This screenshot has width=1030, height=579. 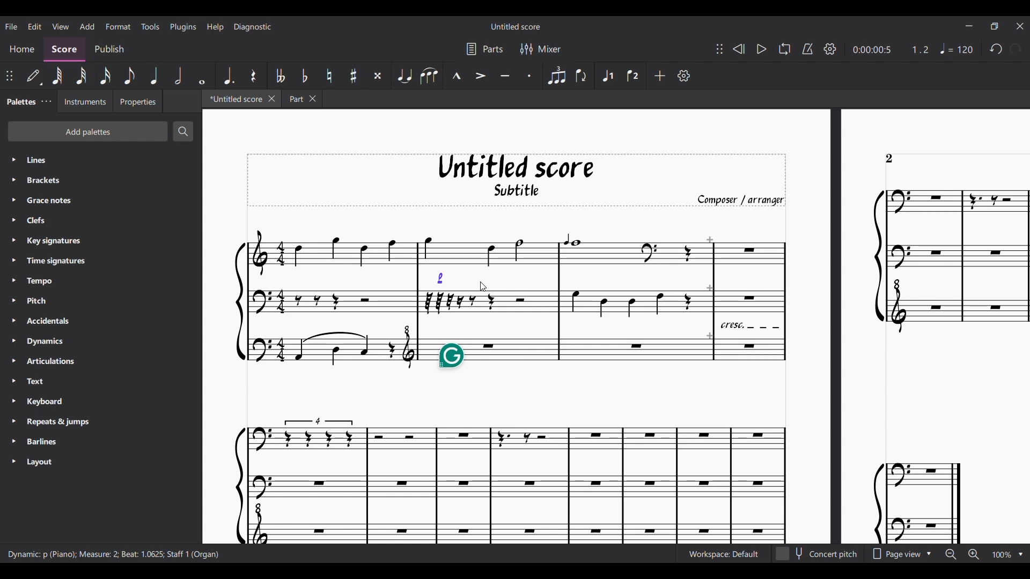 I want to click on Palettes, current tab, so click(x=20, y=101).